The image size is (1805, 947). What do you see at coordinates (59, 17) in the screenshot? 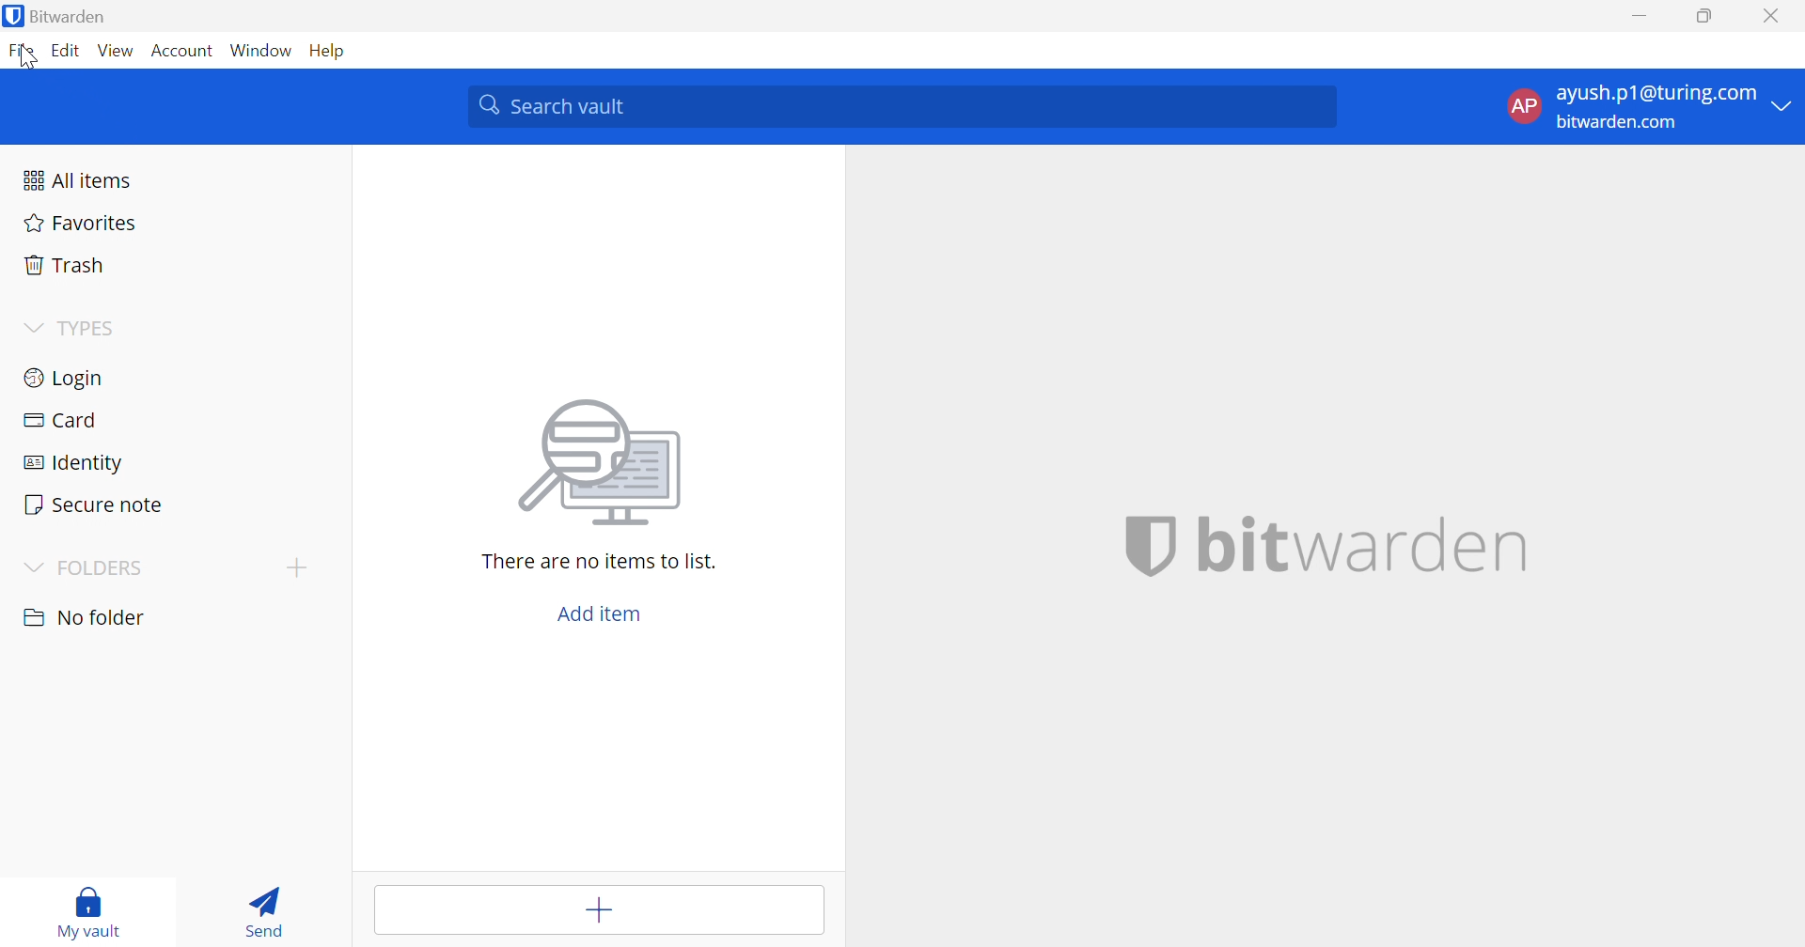
I see `Bitwarden` at bounding box center [59, 17].